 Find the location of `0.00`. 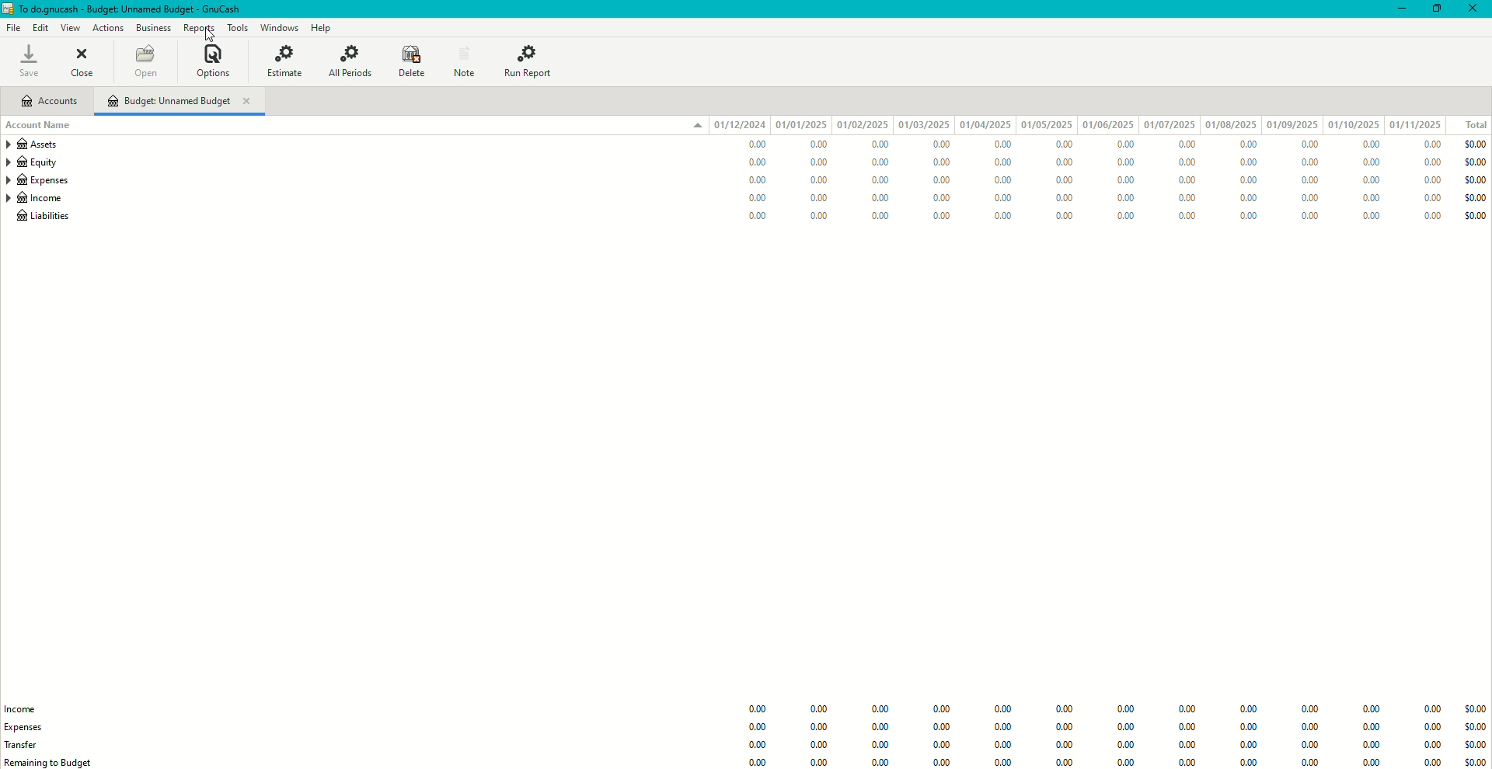

0.00 is located at coordinates (1430, 219).